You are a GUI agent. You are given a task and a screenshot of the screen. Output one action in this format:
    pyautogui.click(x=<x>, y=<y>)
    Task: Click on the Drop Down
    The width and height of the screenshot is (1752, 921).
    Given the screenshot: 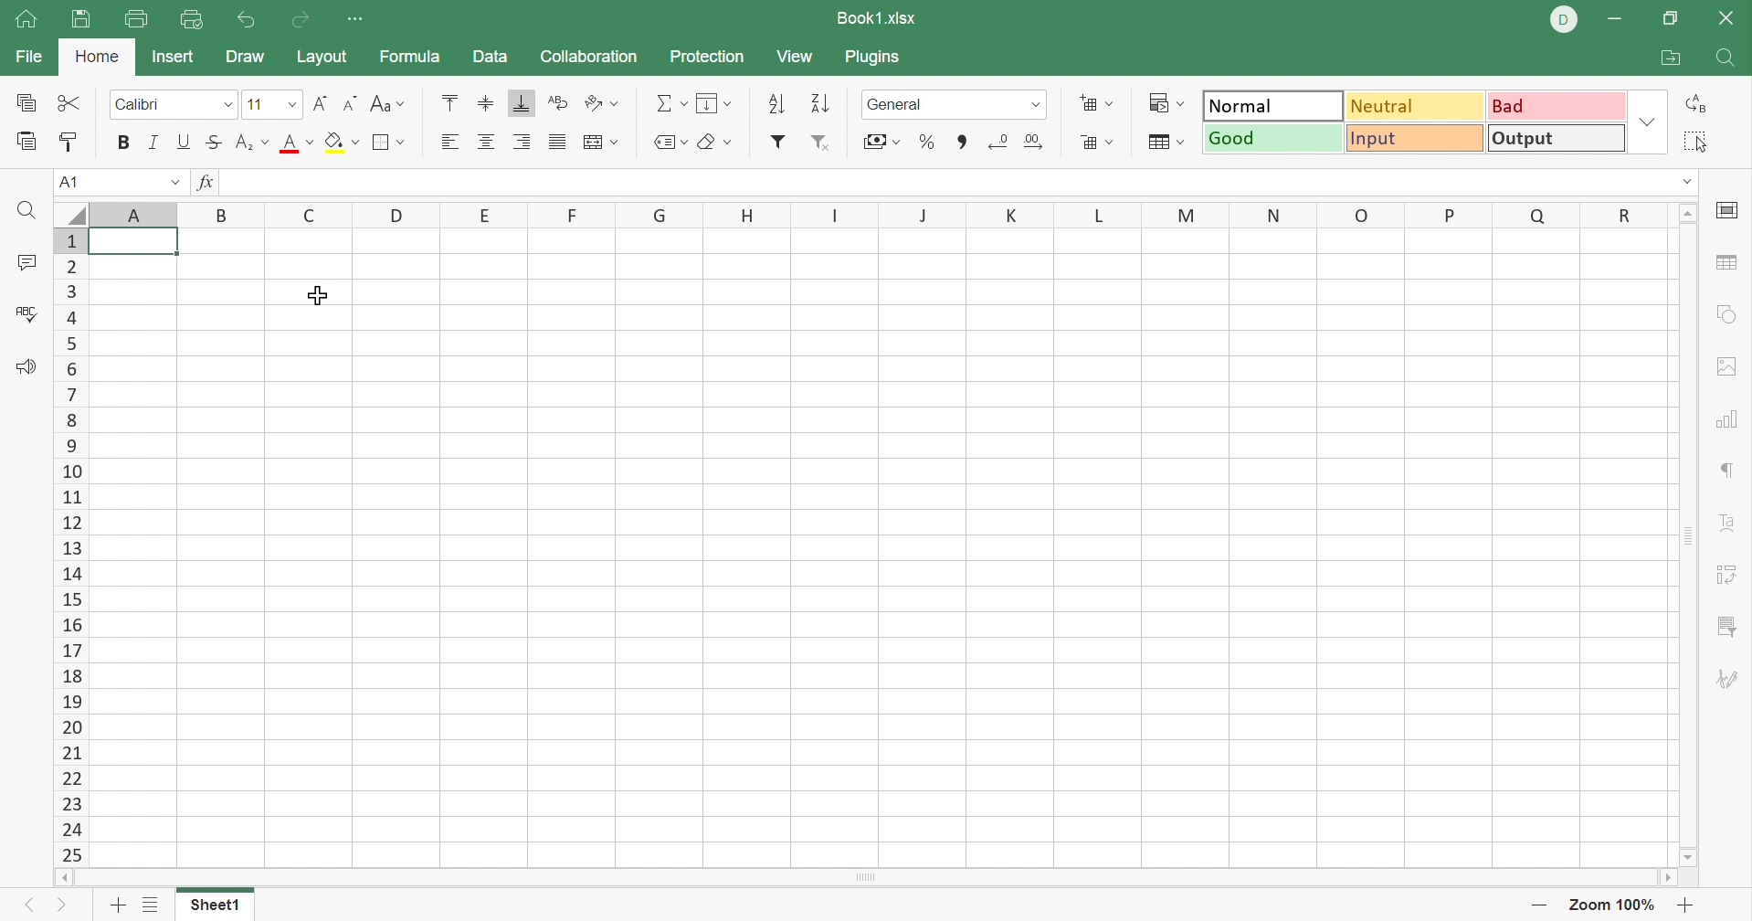 What is the action you would take?
    pyautogui.click(x=1644, y=121)
    